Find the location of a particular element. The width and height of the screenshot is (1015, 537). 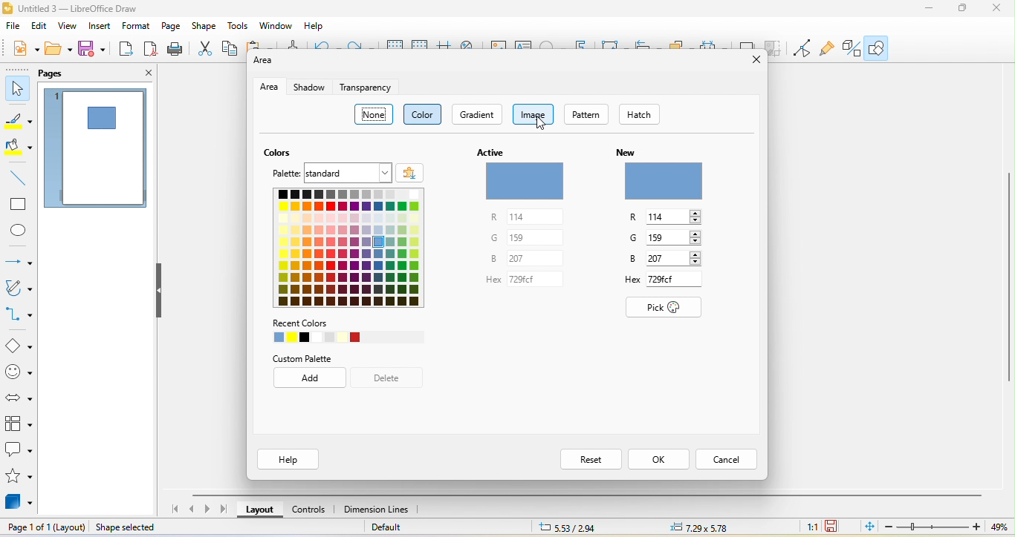

r 114 is located at coordinates (524, 217).